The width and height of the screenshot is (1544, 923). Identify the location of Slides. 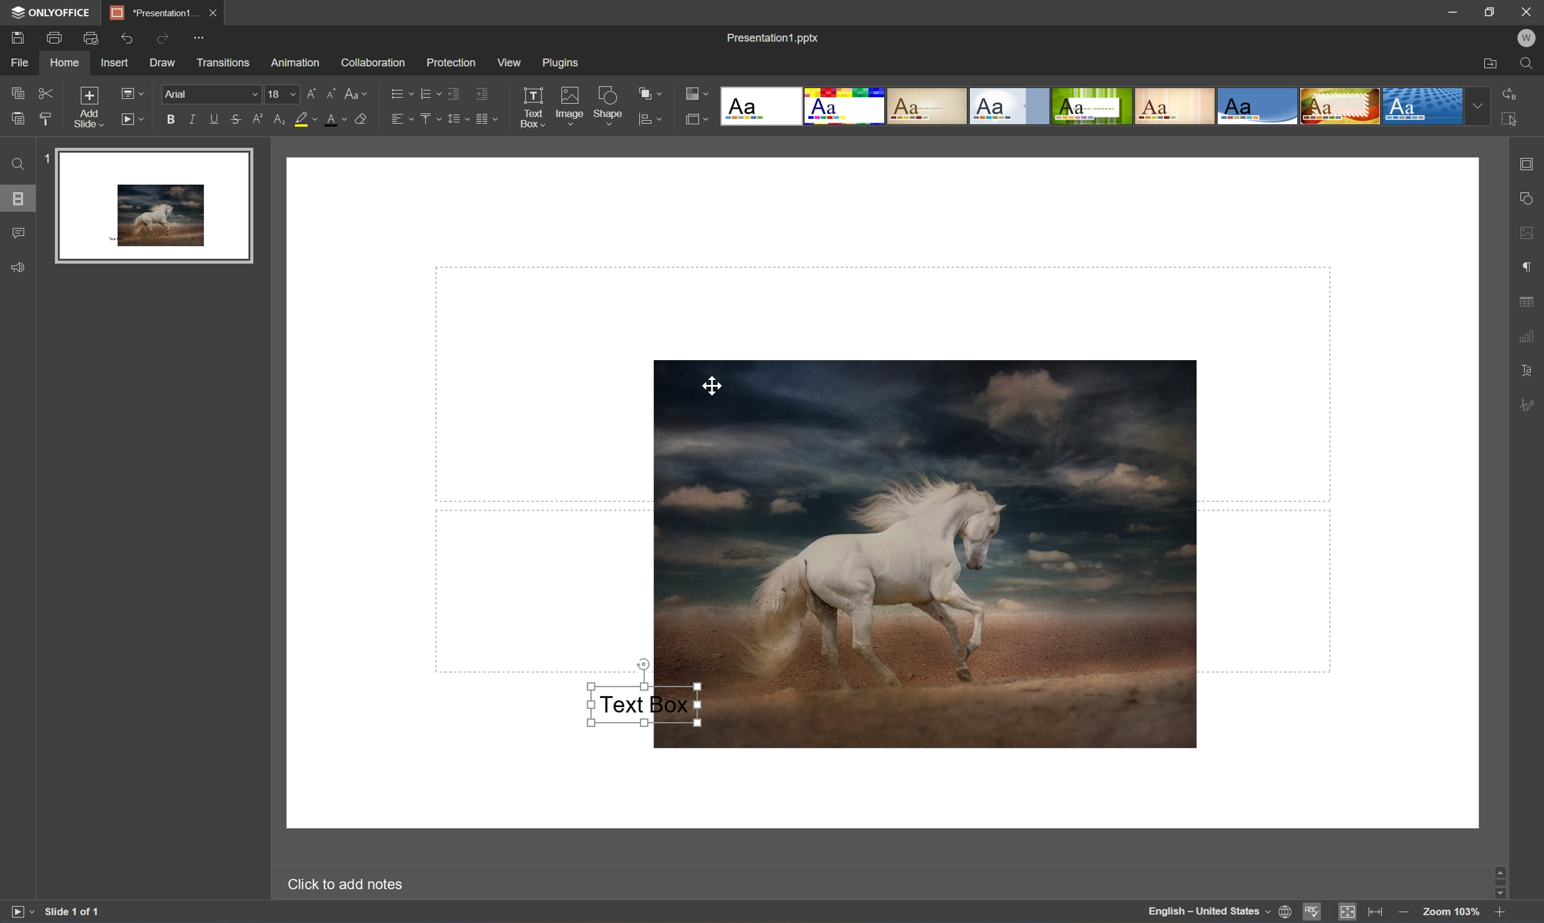
(17, 198).